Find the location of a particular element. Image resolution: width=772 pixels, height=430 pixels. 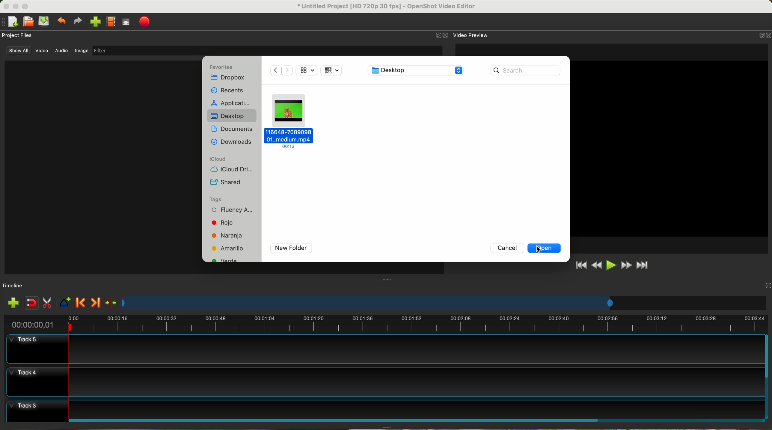

new folder button is located at coordinates (291, 248).